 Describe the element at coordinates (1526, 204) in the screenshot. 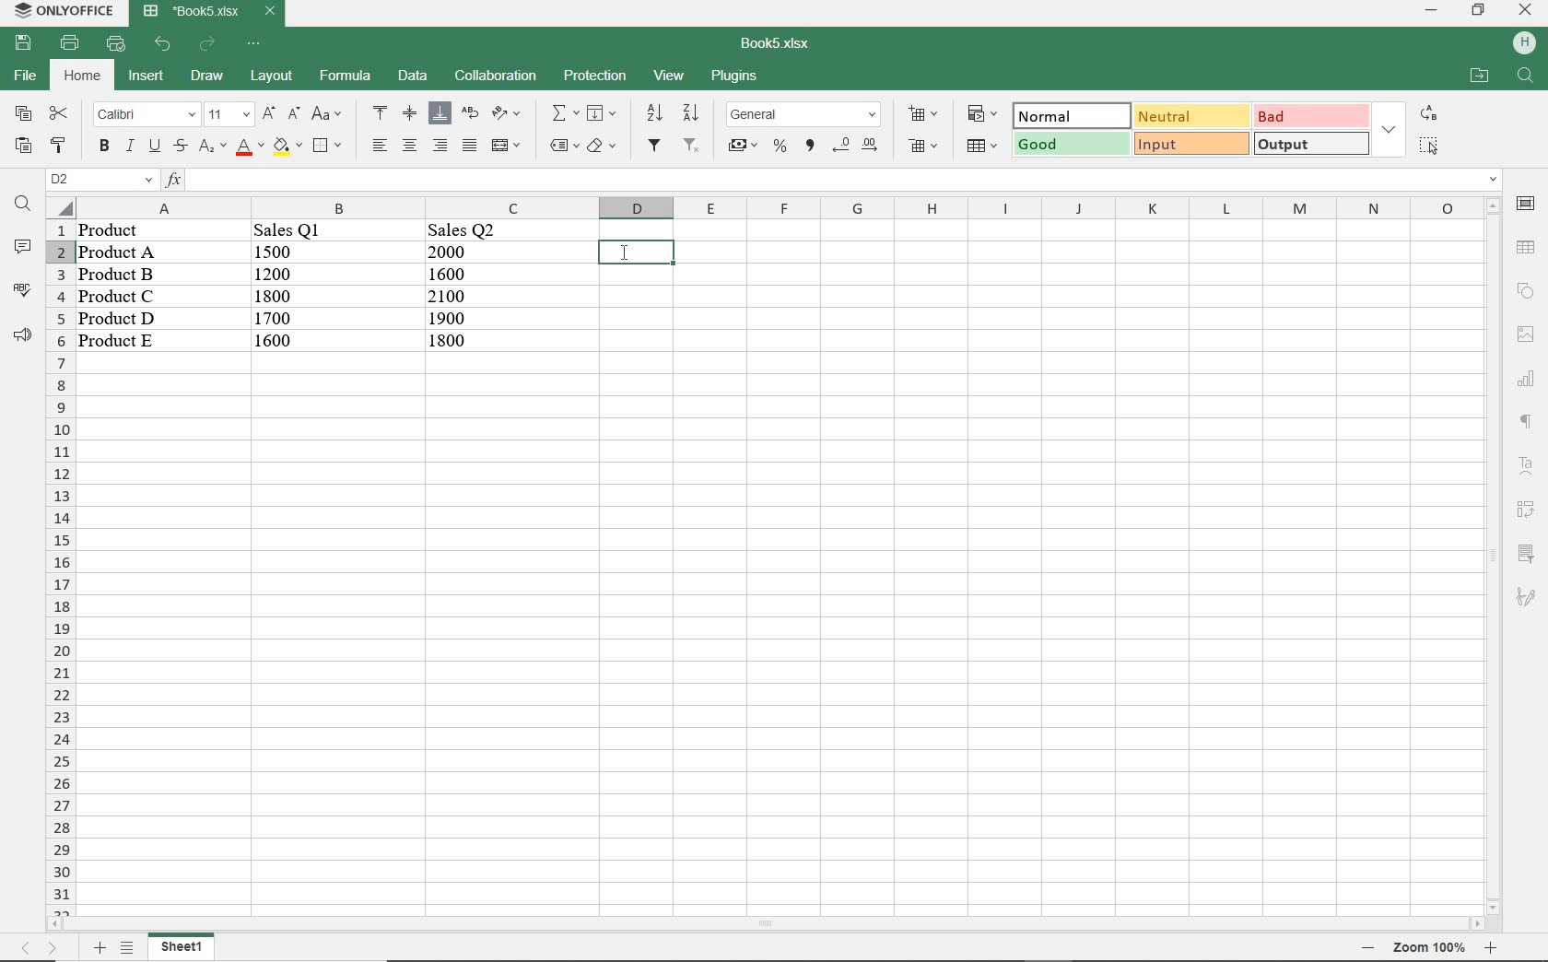

I see `cell settings` at that location.